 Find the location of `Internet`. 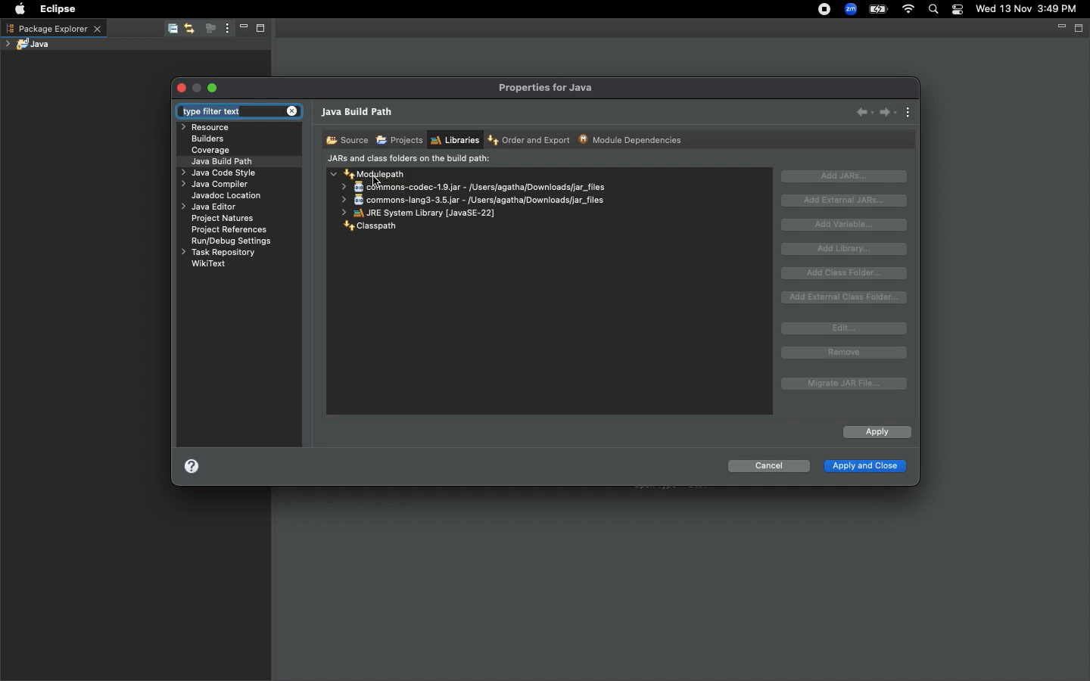

Internet is located at coordinates (909, 10).